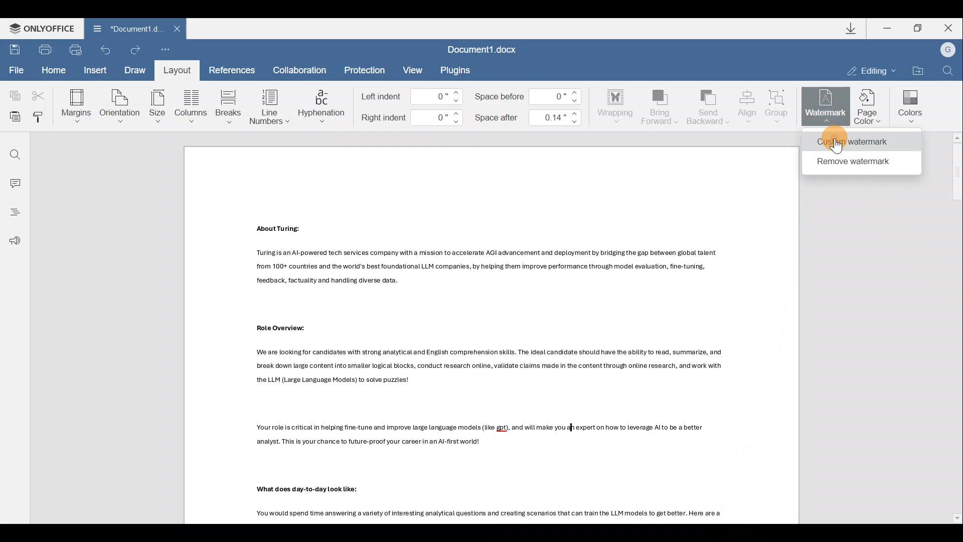 This screenshot has height=542, width=963. Describe the element at coordinates (408, 96) in the screenshot. I see `Left indent` at that location.